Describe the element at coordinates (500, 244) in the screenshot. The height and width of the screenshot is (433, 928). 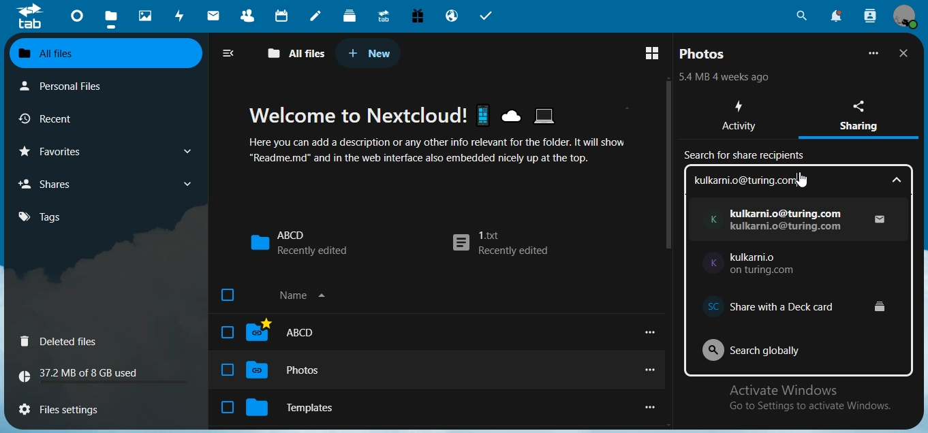
I see `1.txt` at that location.